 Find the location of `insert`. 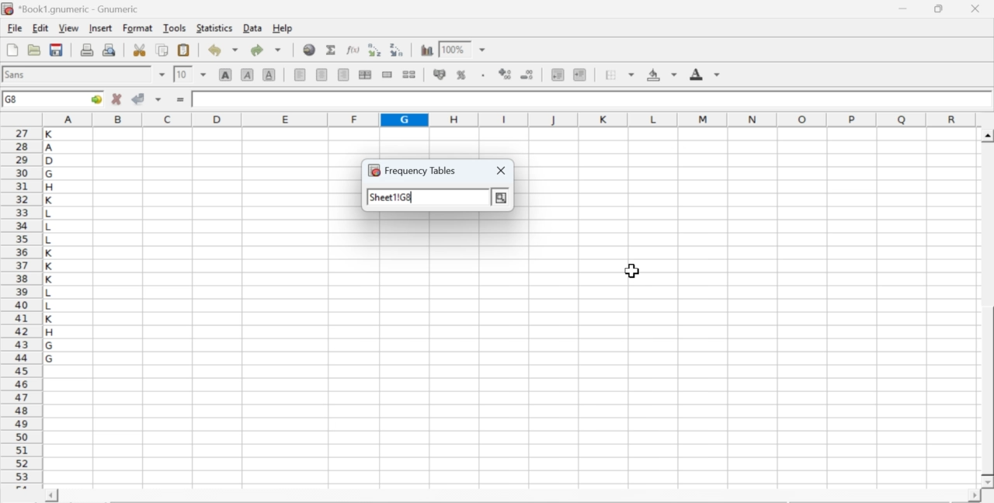

insert is located at coordinates (99, 27).